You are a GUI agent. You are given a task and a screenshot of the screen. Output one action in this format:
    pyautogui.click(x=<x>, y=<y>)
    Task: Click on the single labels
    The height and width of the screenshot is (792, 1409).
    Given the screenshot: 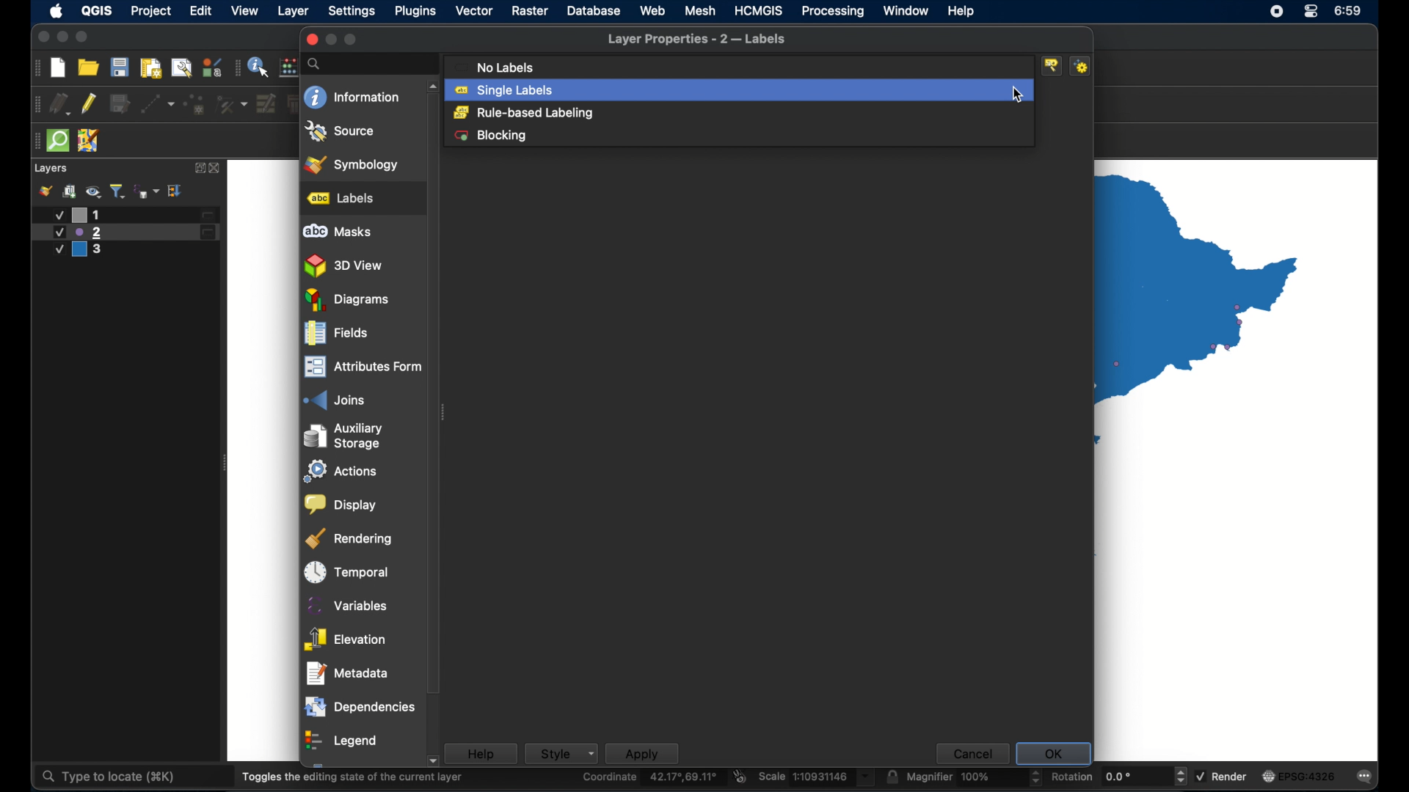 What is the action you would take?
    pyautogui.click(x=739, y=89)
    